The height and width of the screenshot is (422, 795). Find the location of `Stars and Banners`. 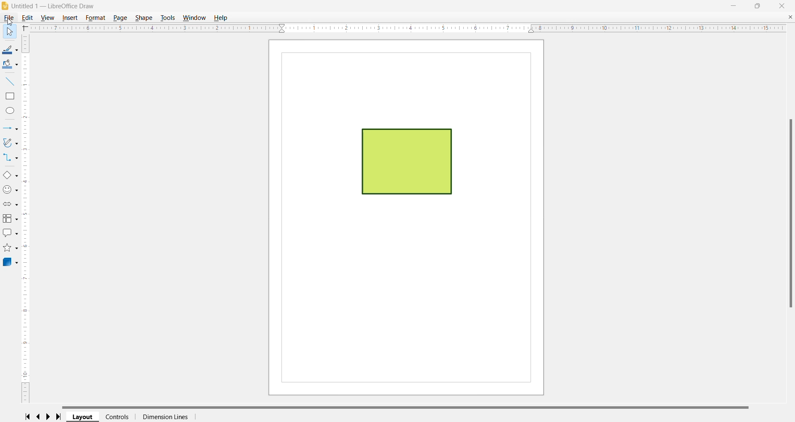

Stars and Banners is located at coordinates (10, 248).